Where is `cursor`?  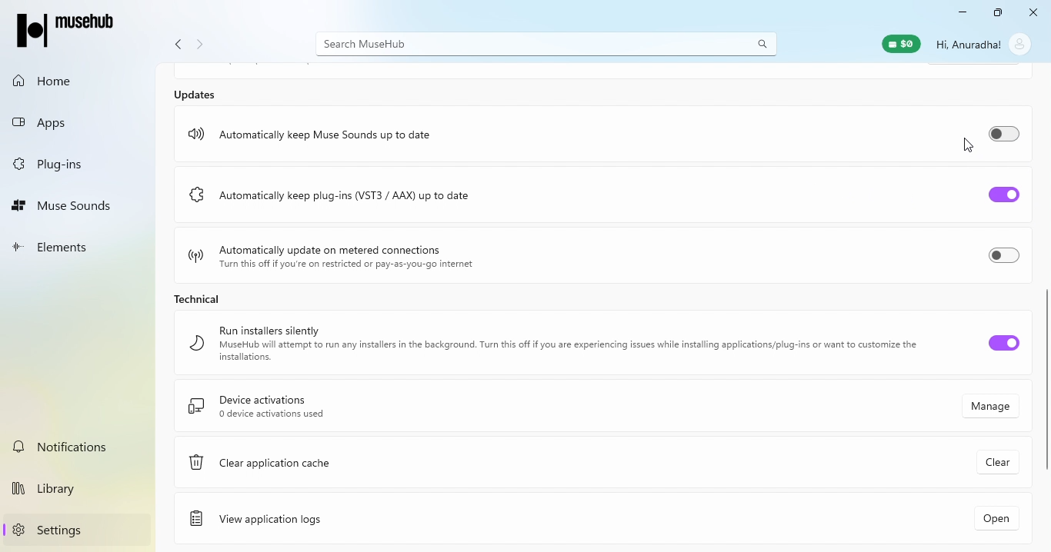 cursor is located at coordinates (966, 145).